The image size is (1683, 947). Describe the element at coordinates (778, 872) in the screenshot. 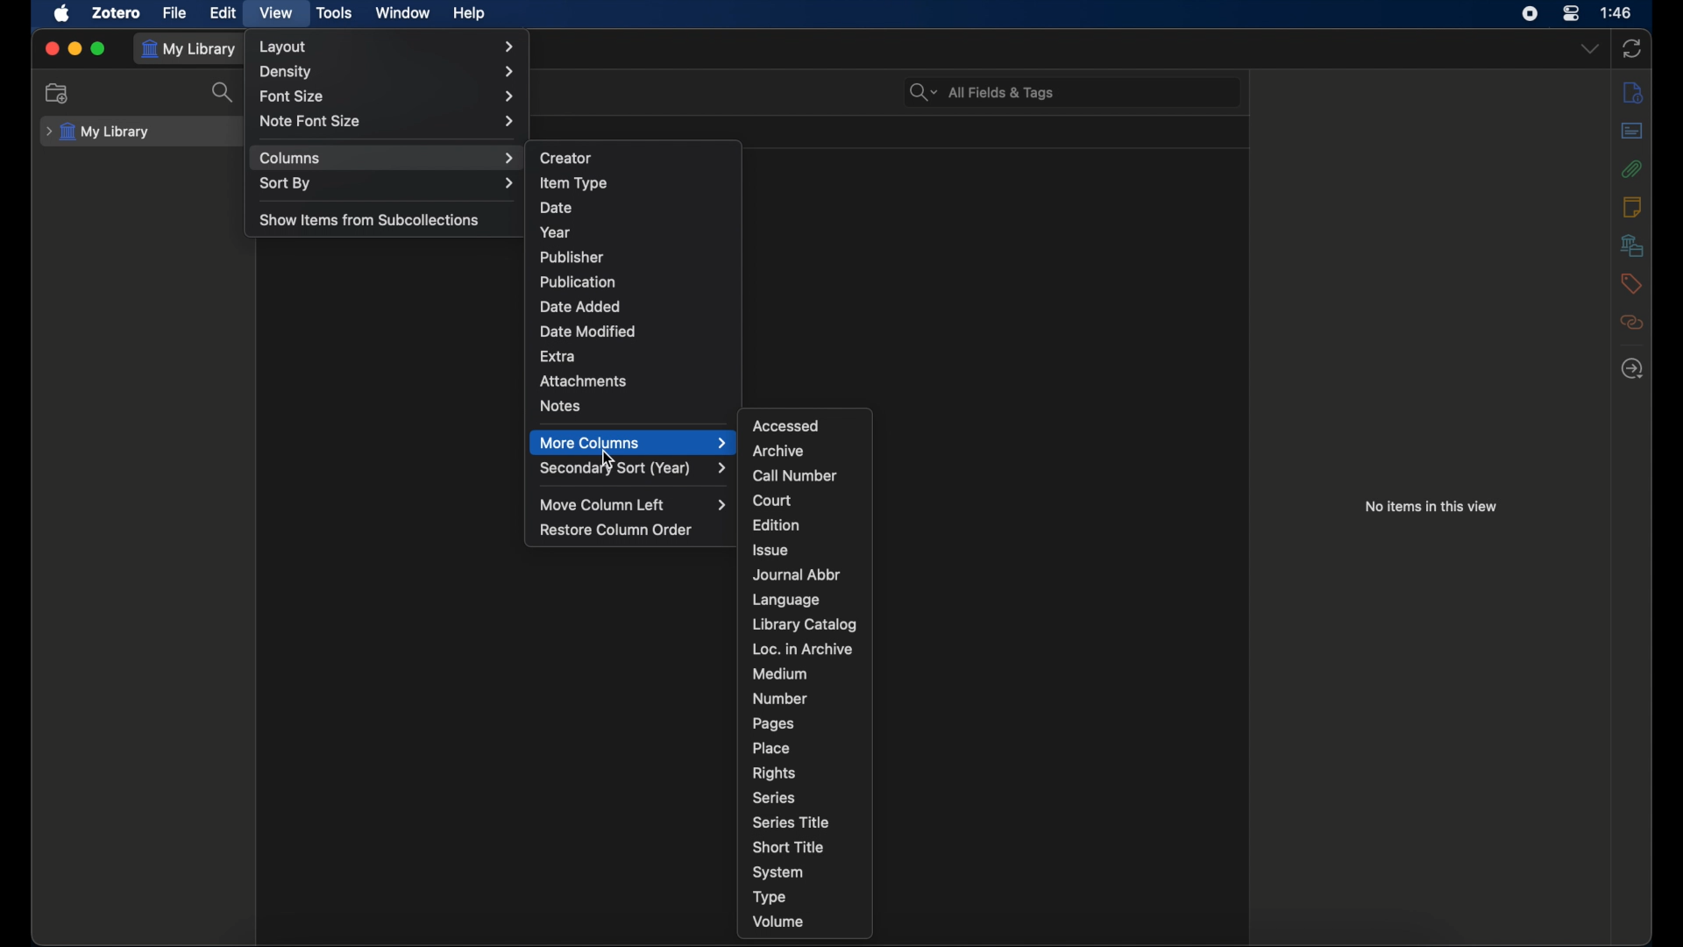

I see `system` at that location.